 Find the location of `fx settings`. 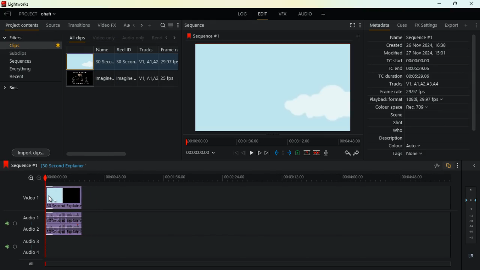

fx settings is located at coordinates (424, 25).